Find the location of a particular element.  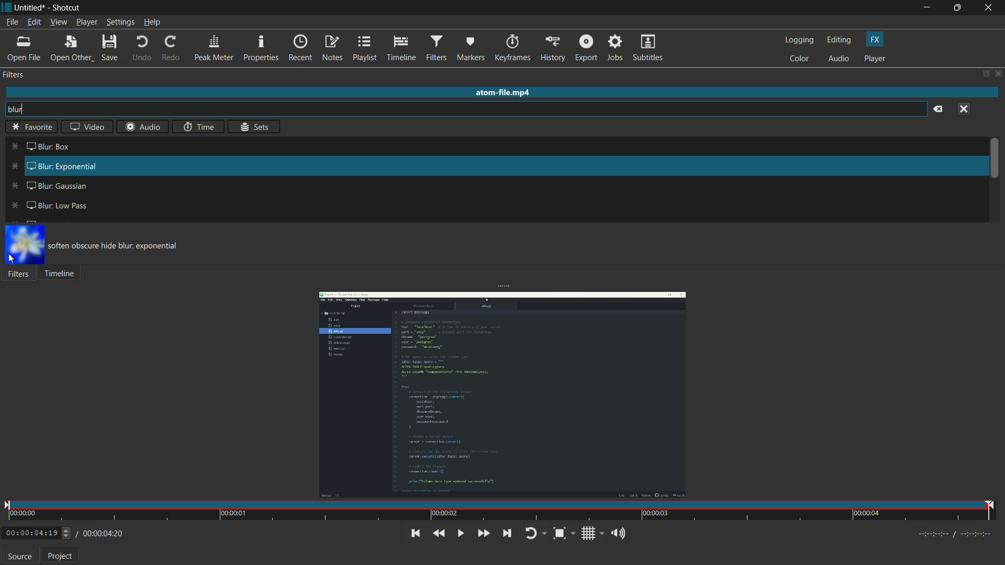

toggle grid display is located at coordinates (593, 535).